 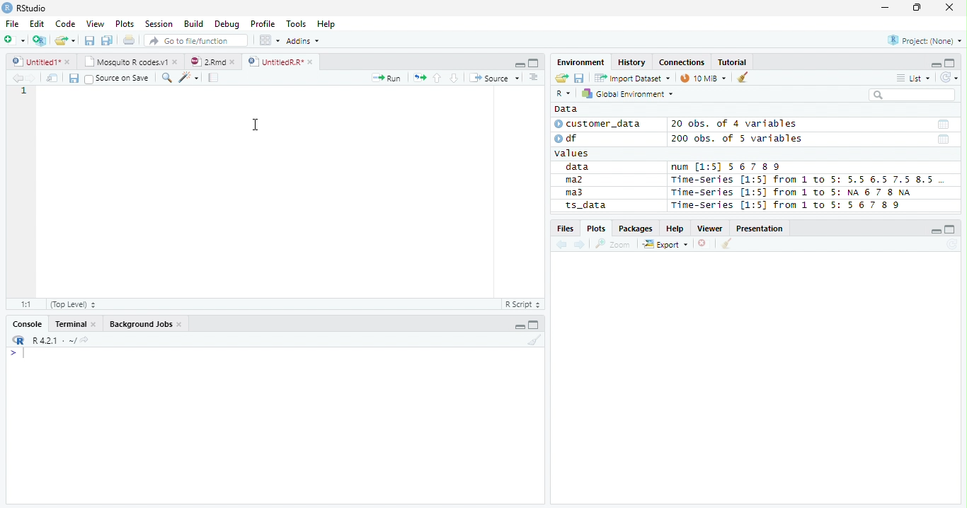 I want to click on ma3, so click(x=578, y=192).